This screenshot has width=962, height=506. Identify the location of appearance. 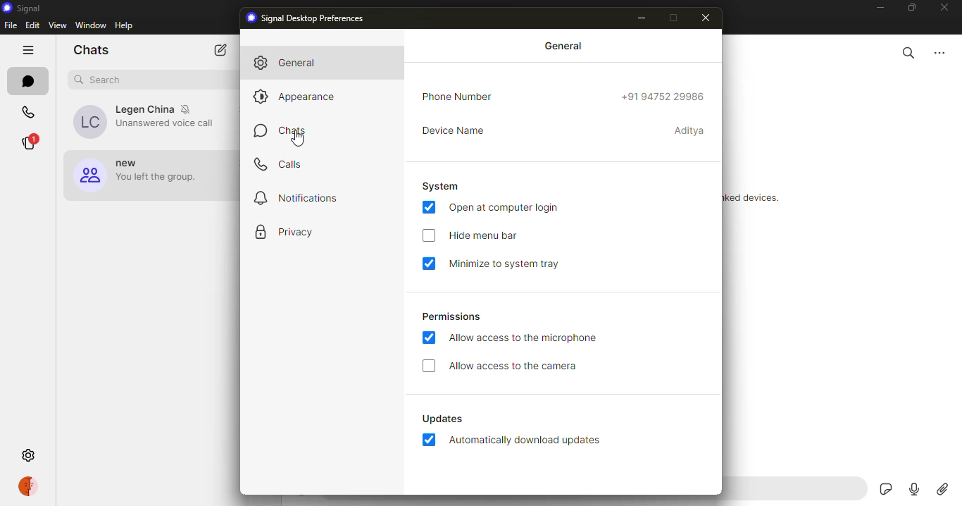
(298, 95).